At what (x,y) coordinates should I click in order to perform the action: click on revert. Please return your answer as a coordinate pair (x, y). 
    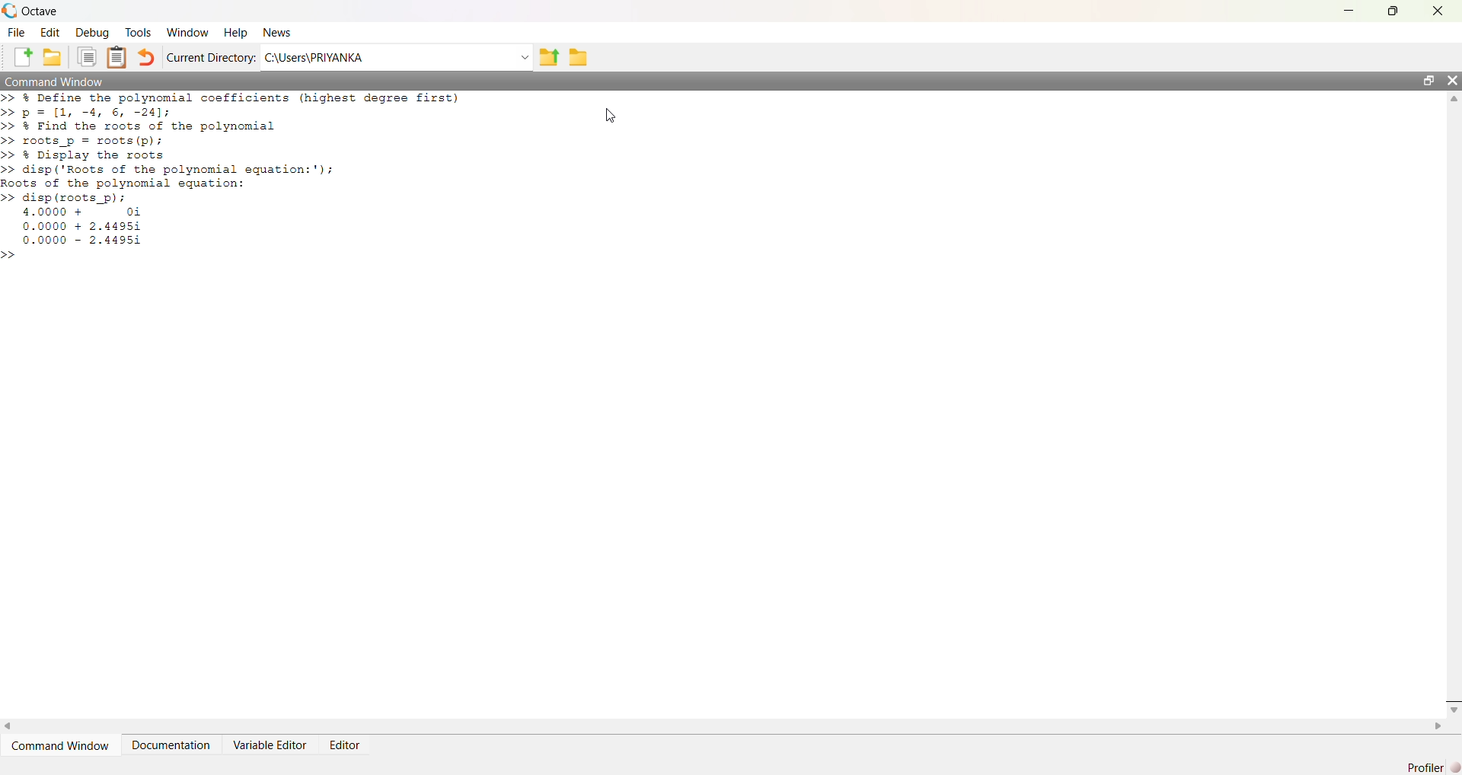
    Looking at the image, I should click on (146, 59).